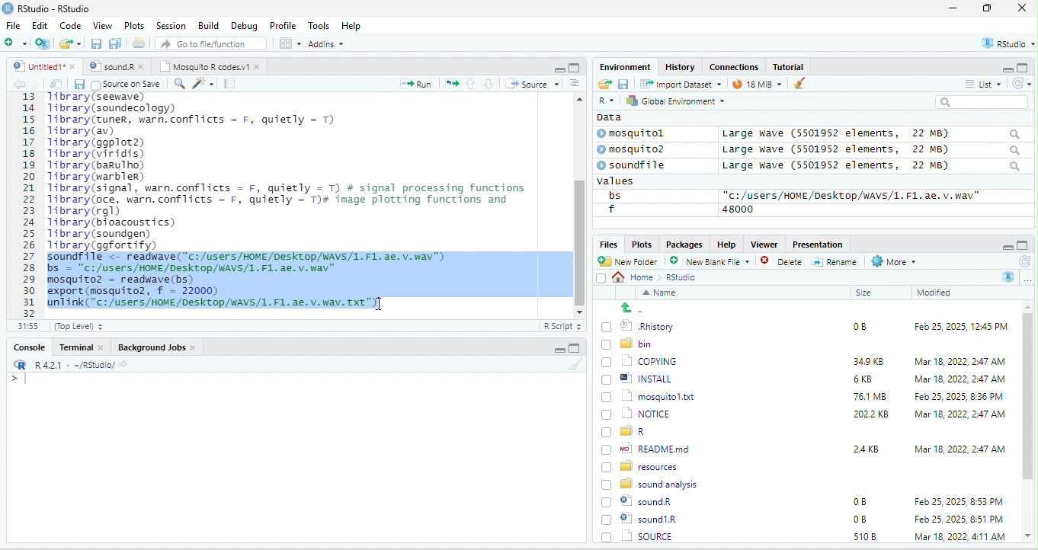 The height and width of the screenshot is (550, 1038). Describe the element at coordinates (960, 448) in the screenshot. I see `Mar 18, 2022, 2:47 AM` at that location.